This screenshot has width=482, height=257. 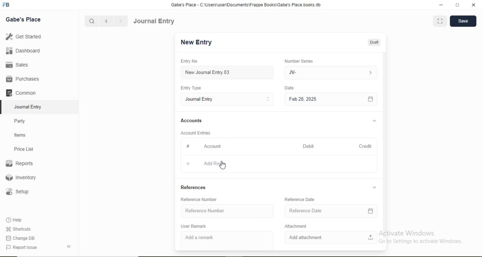 What do you see at coordinates (458, 5) in the screenshot?
I see `full screen` at bounding box center [458, 5].